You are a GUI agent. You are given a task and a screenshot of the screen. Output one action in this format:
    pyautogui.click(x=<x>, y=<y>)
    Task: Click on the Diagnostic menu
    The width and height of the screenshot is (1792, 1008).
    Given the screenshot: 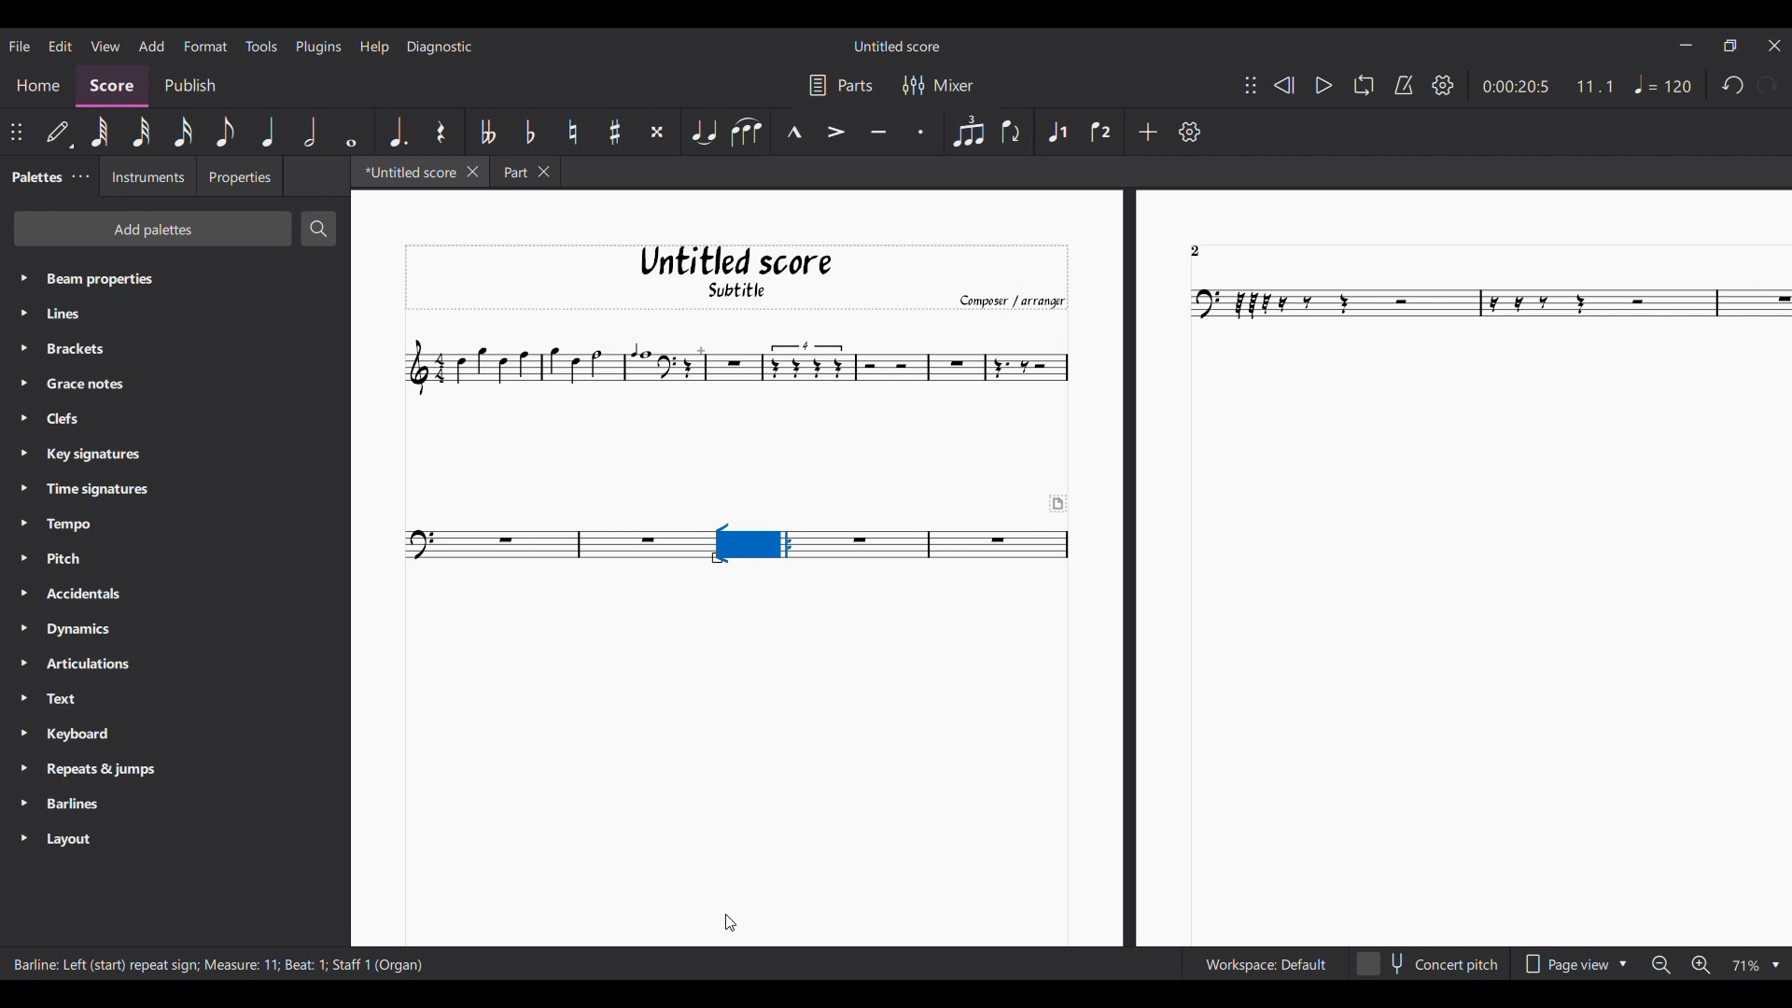 What is the action you would take?
    pyautogui.click(x=440, y=48)
    